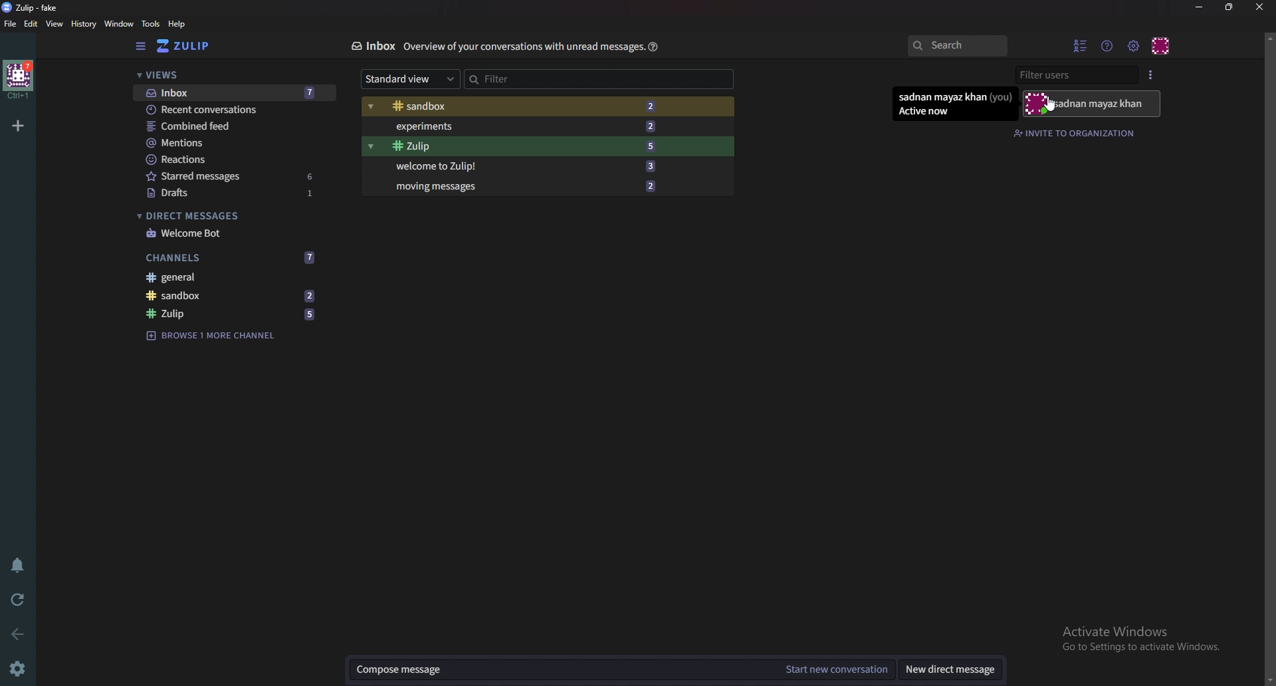 The height and width of the screenshot is (686, 1276). I want to click on Home, so click(19, 78).